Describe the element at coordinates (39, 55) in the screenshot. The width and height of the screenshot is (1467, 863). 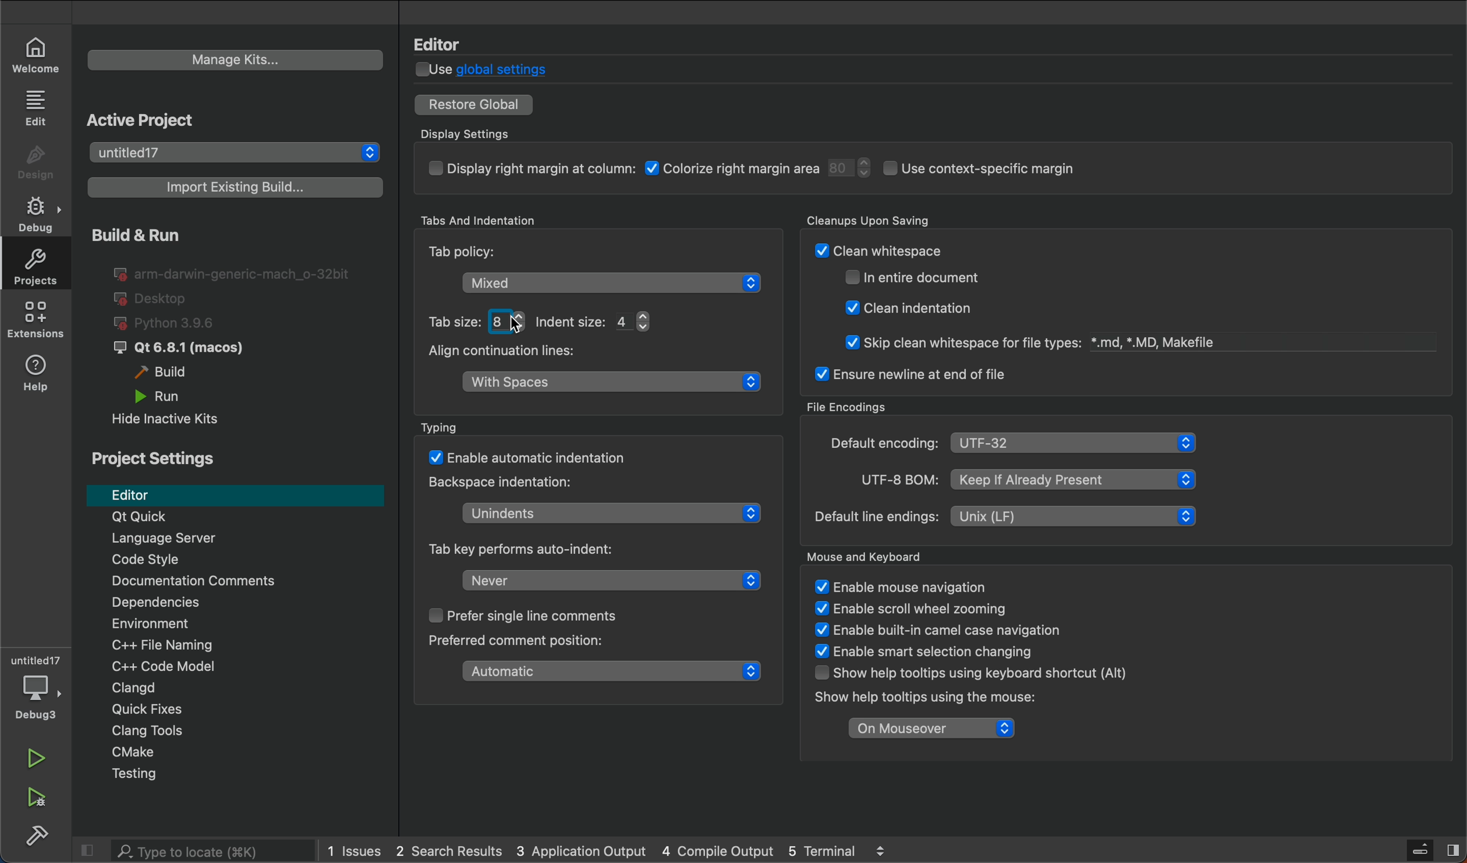
I see `welcome` at that location.